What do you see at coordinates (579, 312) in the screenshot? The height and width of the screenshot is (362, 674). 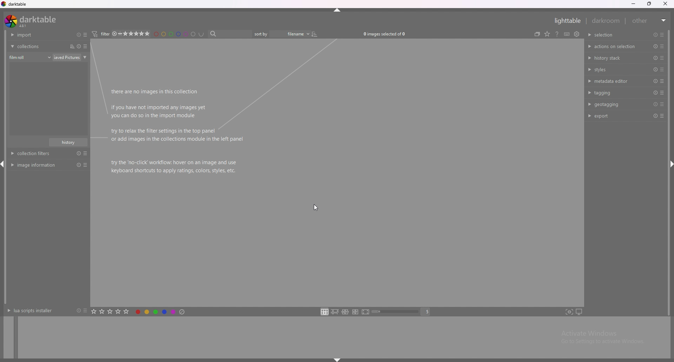 I see `set display profile` at bounding box center [579, 312].